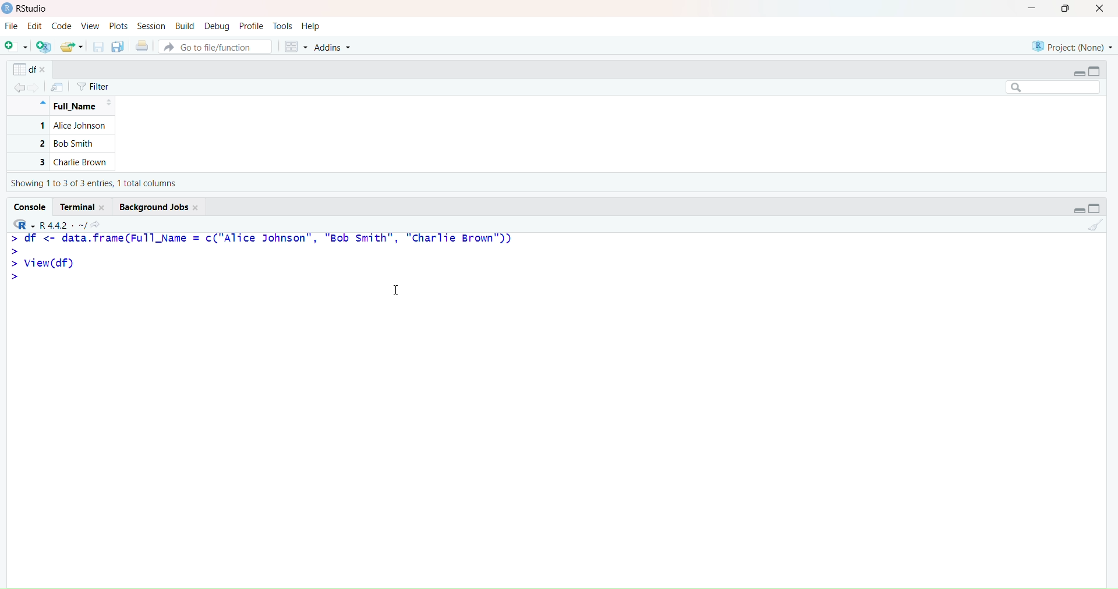  What do you see at coordinates (98, 184) in the screenshot?
I see `showing 1 to 3 of 3 entries, 1 total columns` at bounding box center [98, 184].